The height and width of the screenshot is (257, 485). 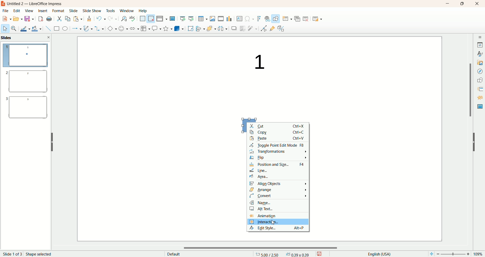 What do you see at coordinates (65, 29) in the screenshot?
I see `ellipse` at bounding box center [65, 29].